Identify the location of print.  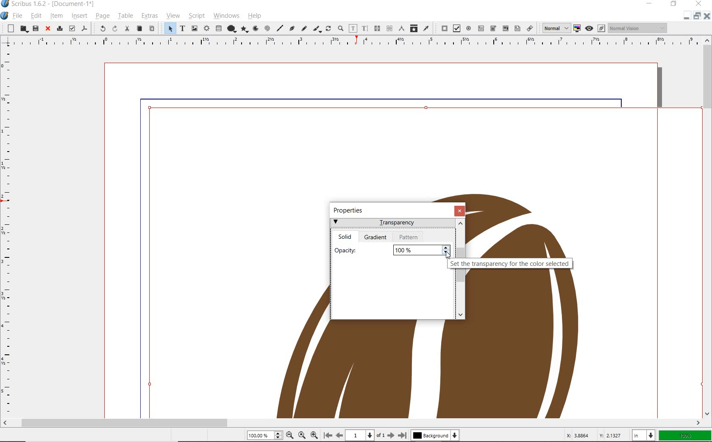
(59, 29).